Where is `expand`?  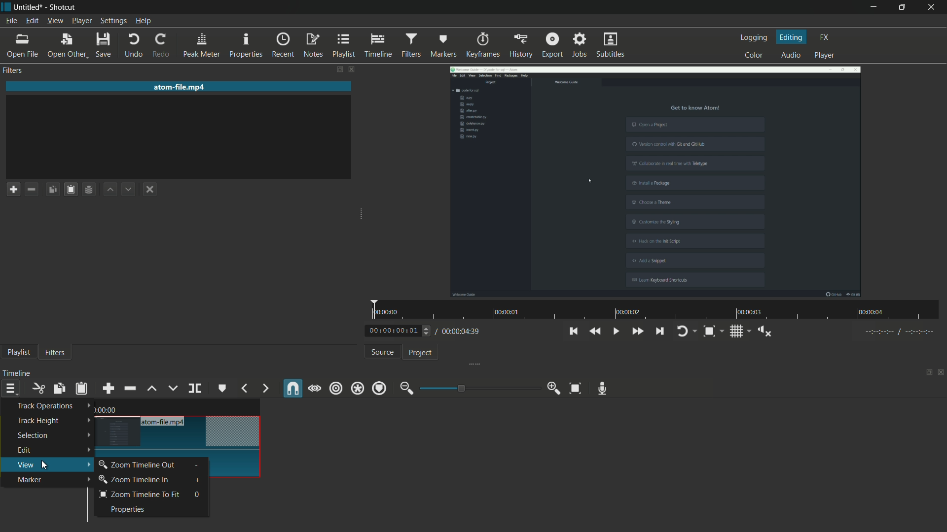 expand is located at coordinates (471, 365).